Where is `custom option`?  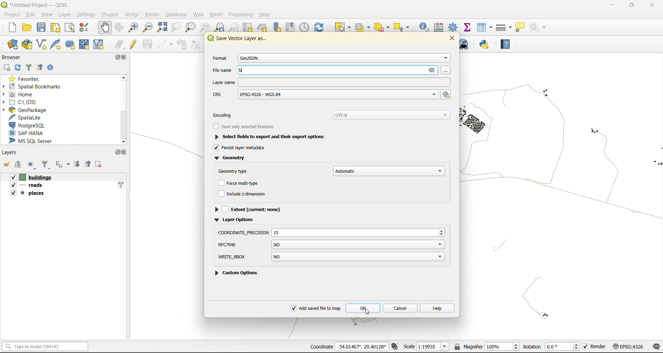 custom option is located at coordinates (240, 274).